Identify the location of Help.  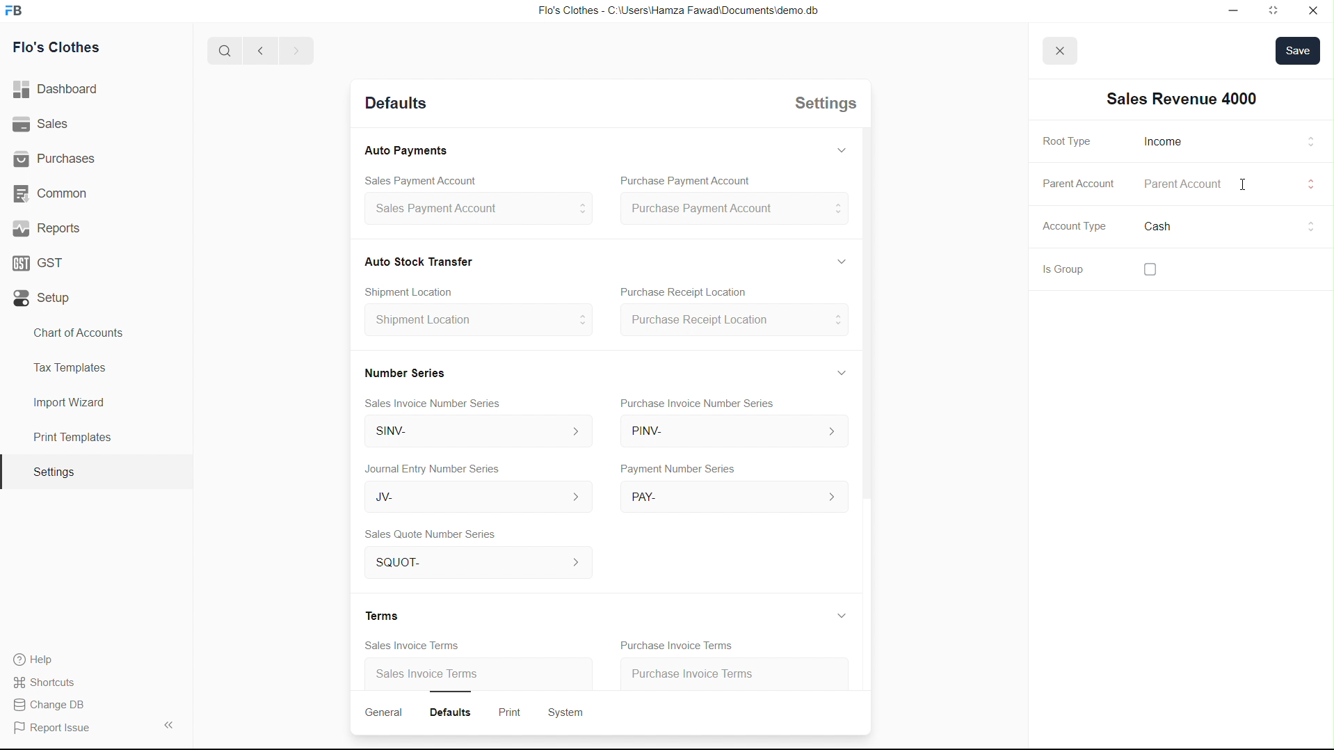
(39, 660).